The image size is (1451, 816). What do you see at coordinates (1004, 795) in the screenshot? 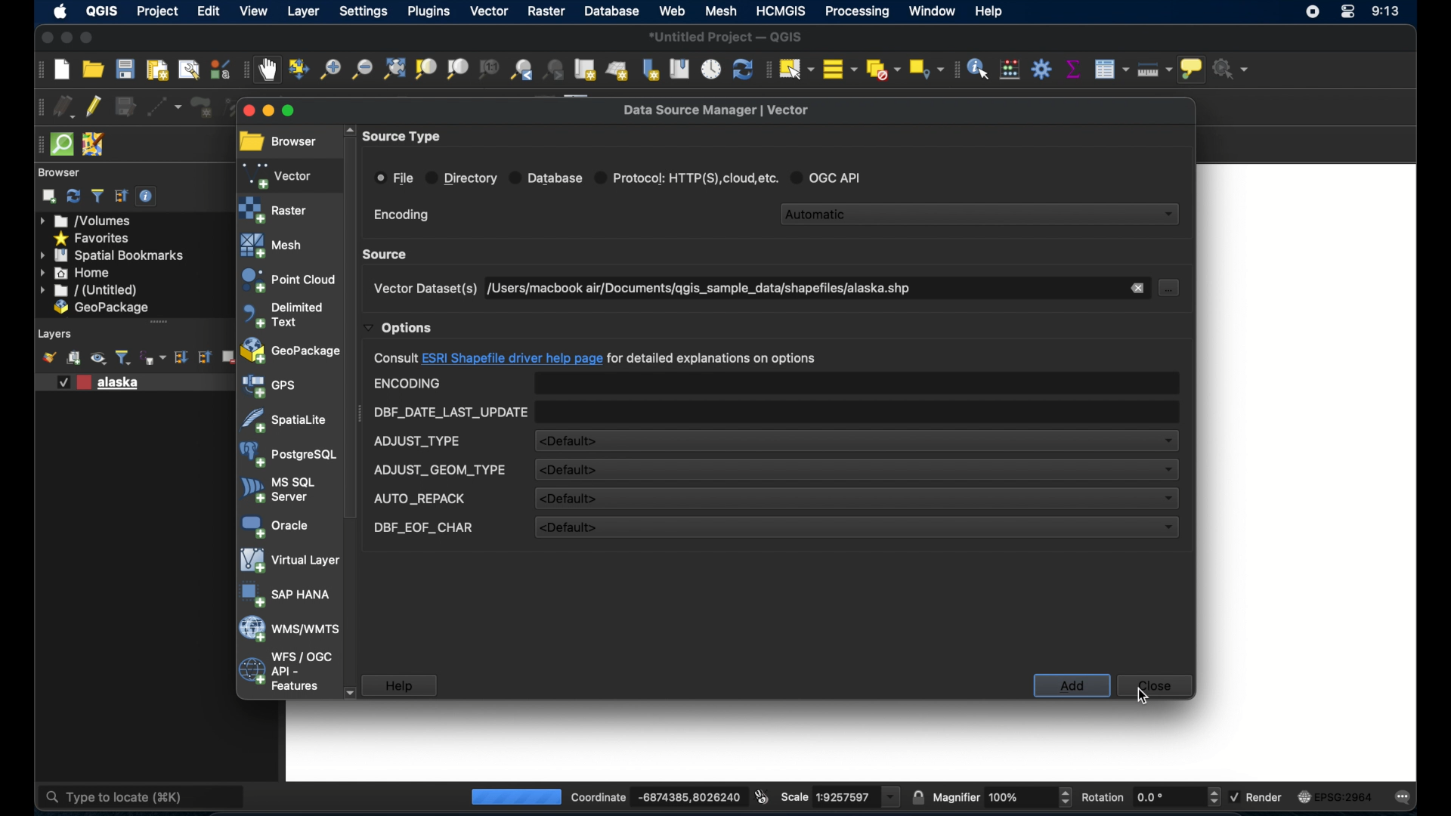
I see `magnifier` at bounding box center [1004, 795].